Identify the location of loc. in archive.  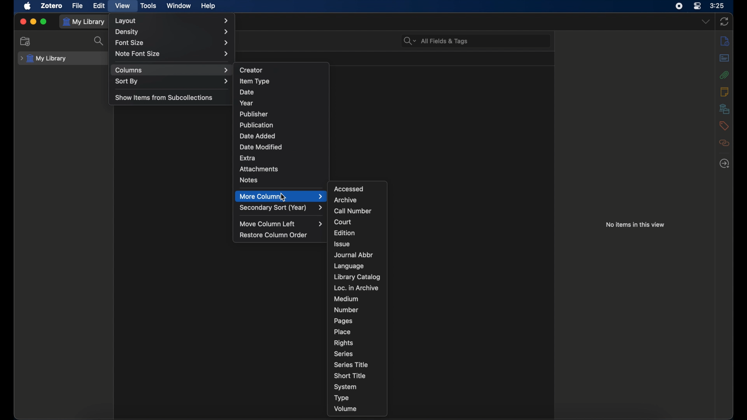
(356, 288).